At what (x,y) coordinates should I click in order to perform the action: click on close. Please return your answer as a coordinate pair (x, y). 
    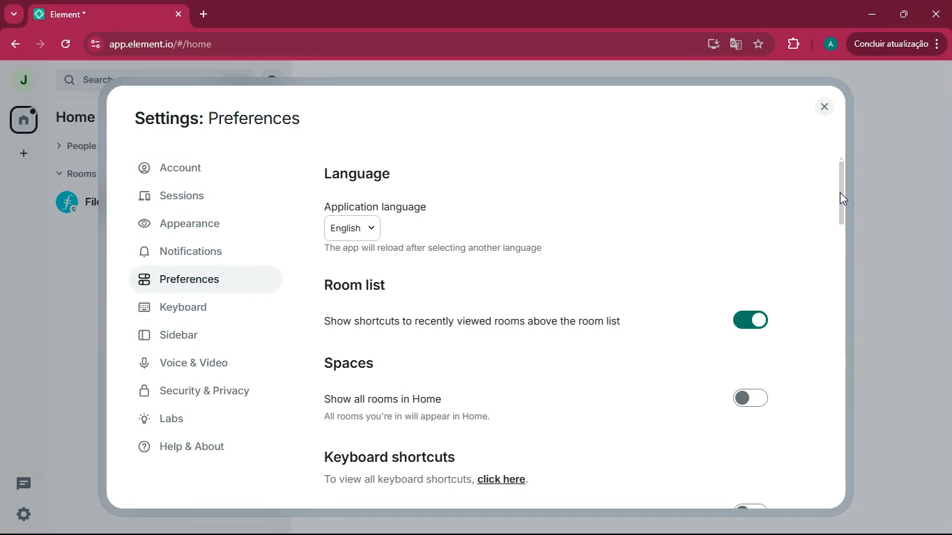
    Looking at the image, I should click on (824, 105).